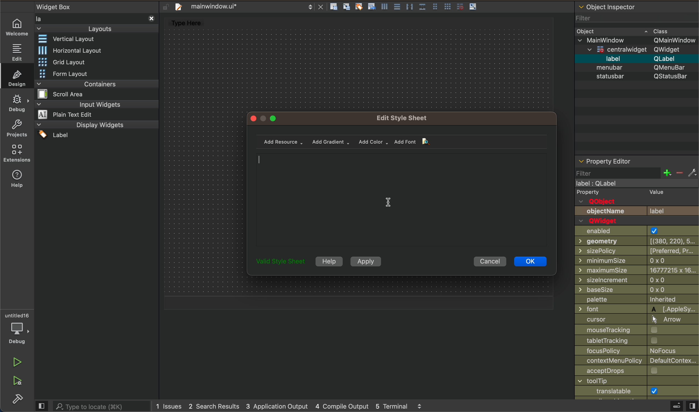 The image size is (699, 412). What do you see at coordinates (635, 172) in the screenshot?
I see `filter section` at bounding box center [635, 172].